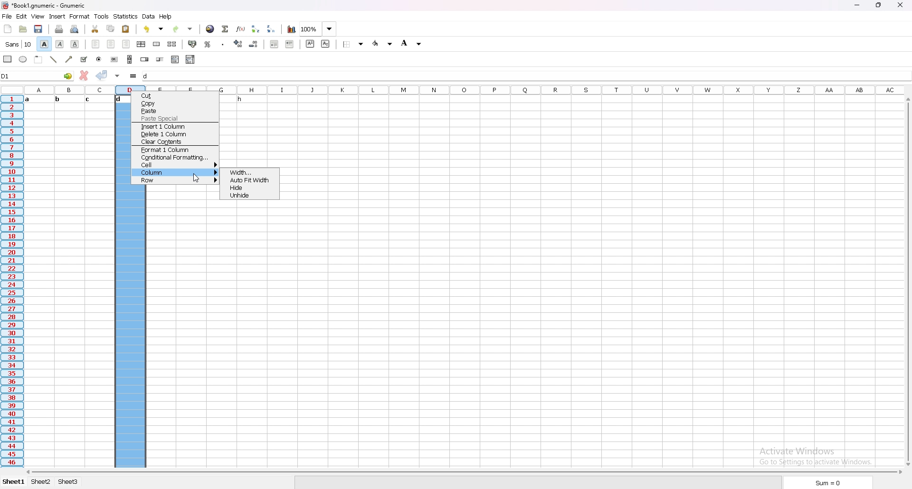 Image resolution: width=912 pixels, height=489 pixels. Describe the element at coordinates (249, 181) in the screenshot. I see `auto fit width` at that location.